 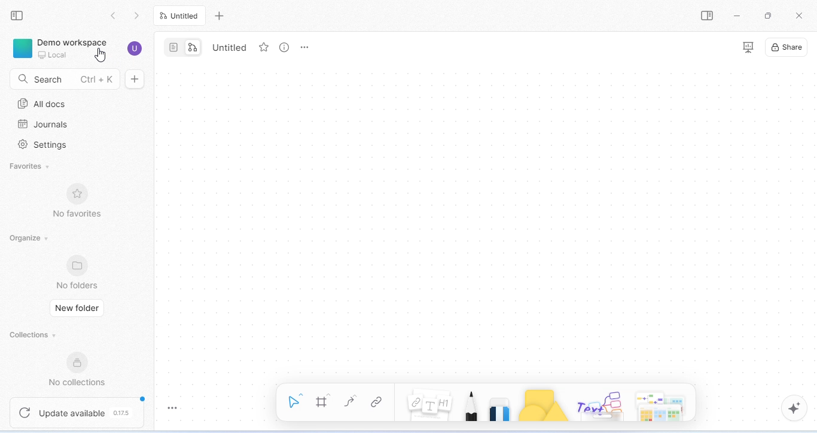 What do you see at coordinates (77, 202) in the screenshot?
I see `no favorites` at bounding box center [77, 202].